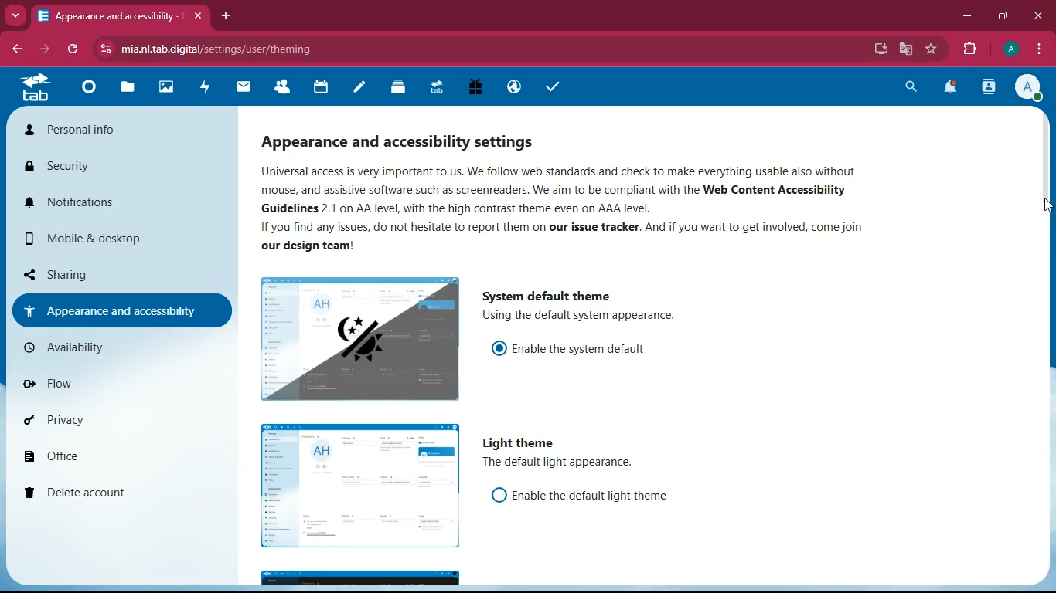 This screenshot has height=593, width=1056. What do you see at coordinates (359, 340) in the screenshot?
I see `image` at bounding box center [359, 340].